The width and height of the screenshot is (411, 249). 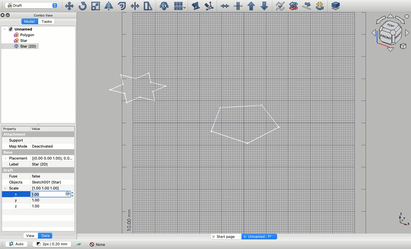 I want to click on Cursor, so click(x=33, y=195).